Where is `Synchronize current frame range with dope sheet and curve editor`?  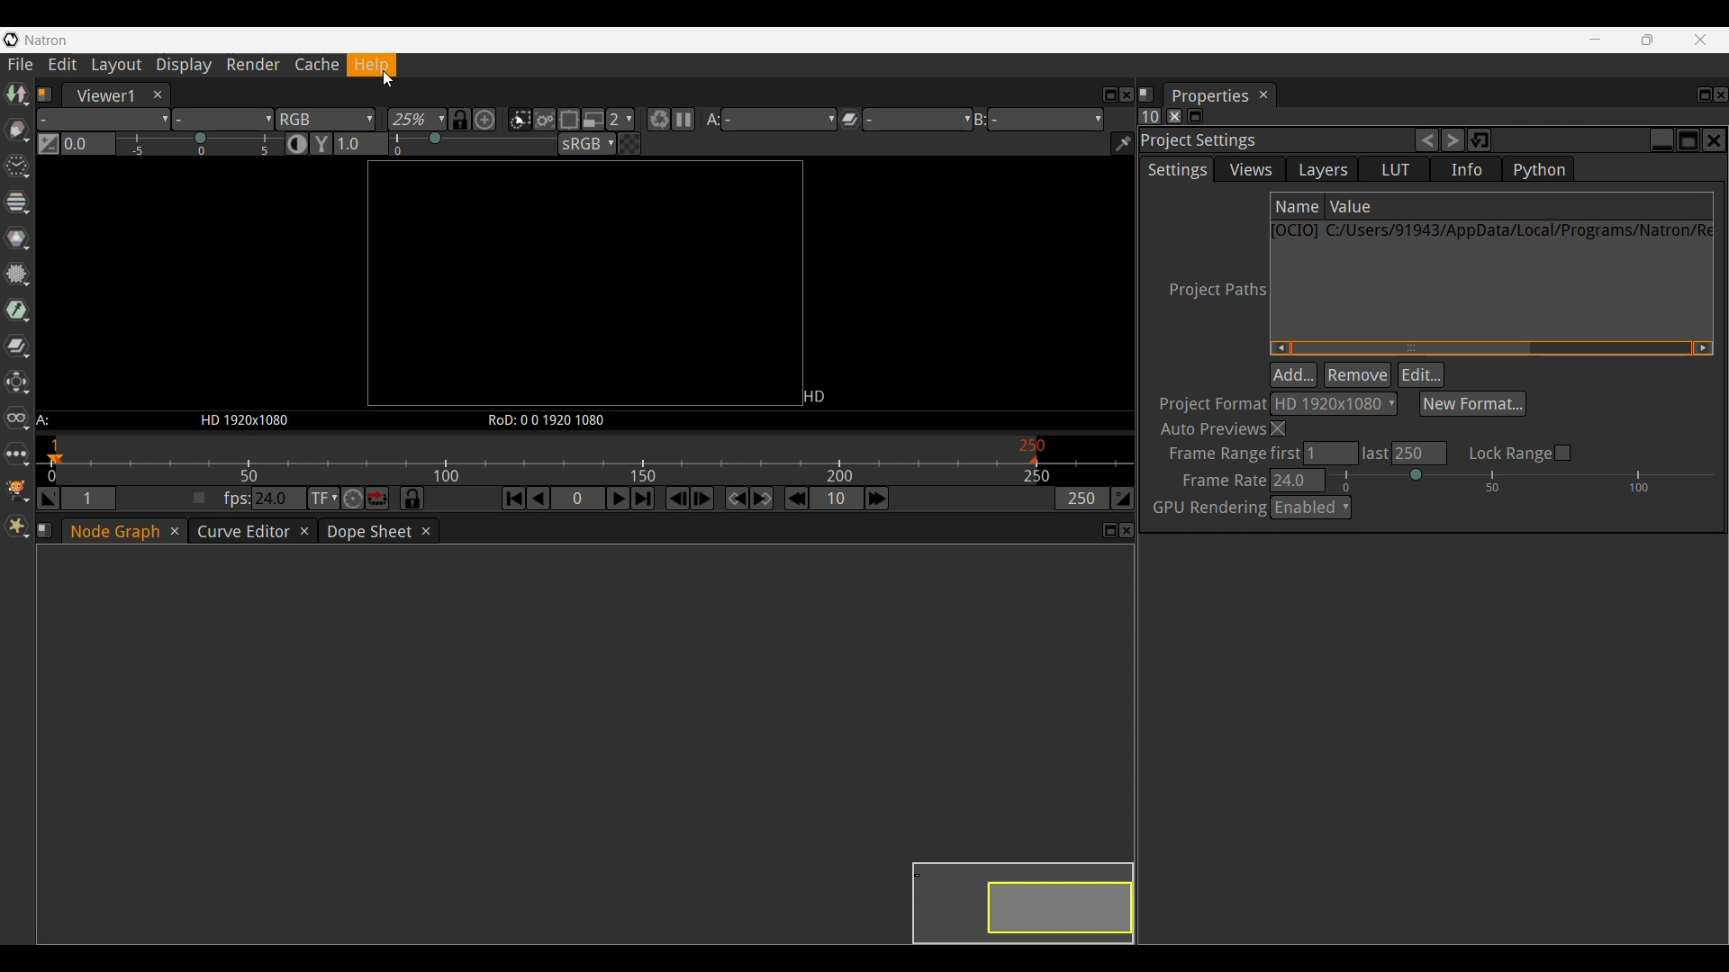
Synchronize current frame range with dope sheet and curve editor is located at coordinates (412, 498).